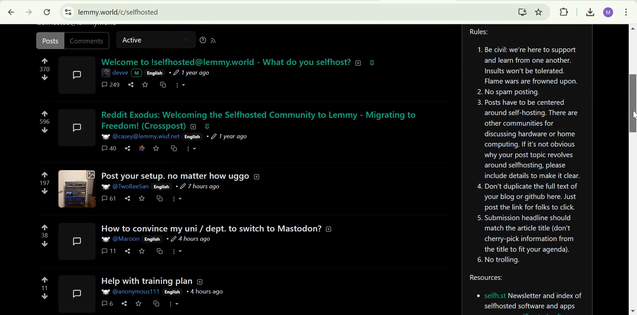  I want to click on cross-post, so click(175, 148).